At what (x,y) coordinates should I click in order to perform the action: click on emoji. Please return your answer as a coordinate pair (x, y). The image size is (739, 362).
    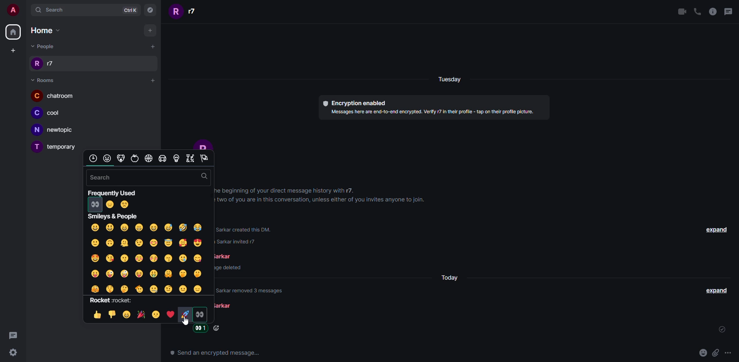
    Looking at the image, I should click on (127, 315).